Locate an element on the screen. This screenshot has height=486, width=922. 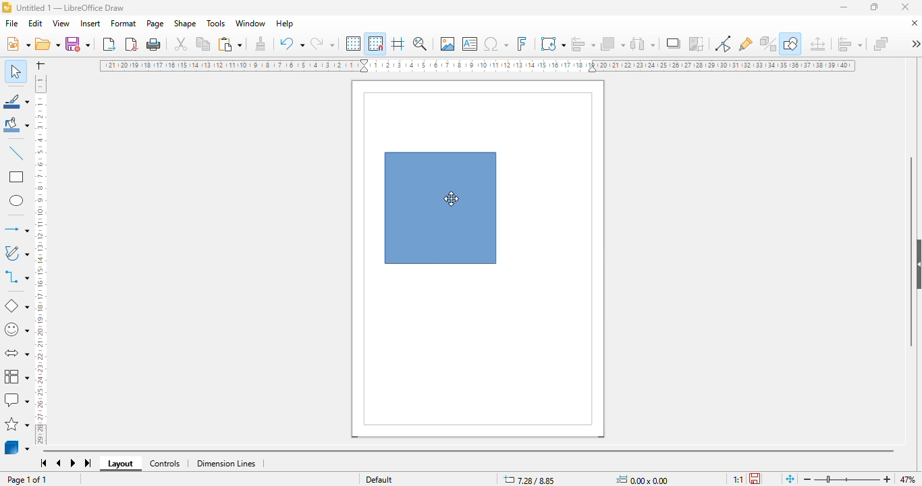
scroll to first sheet is located at coordinates (44, 463).